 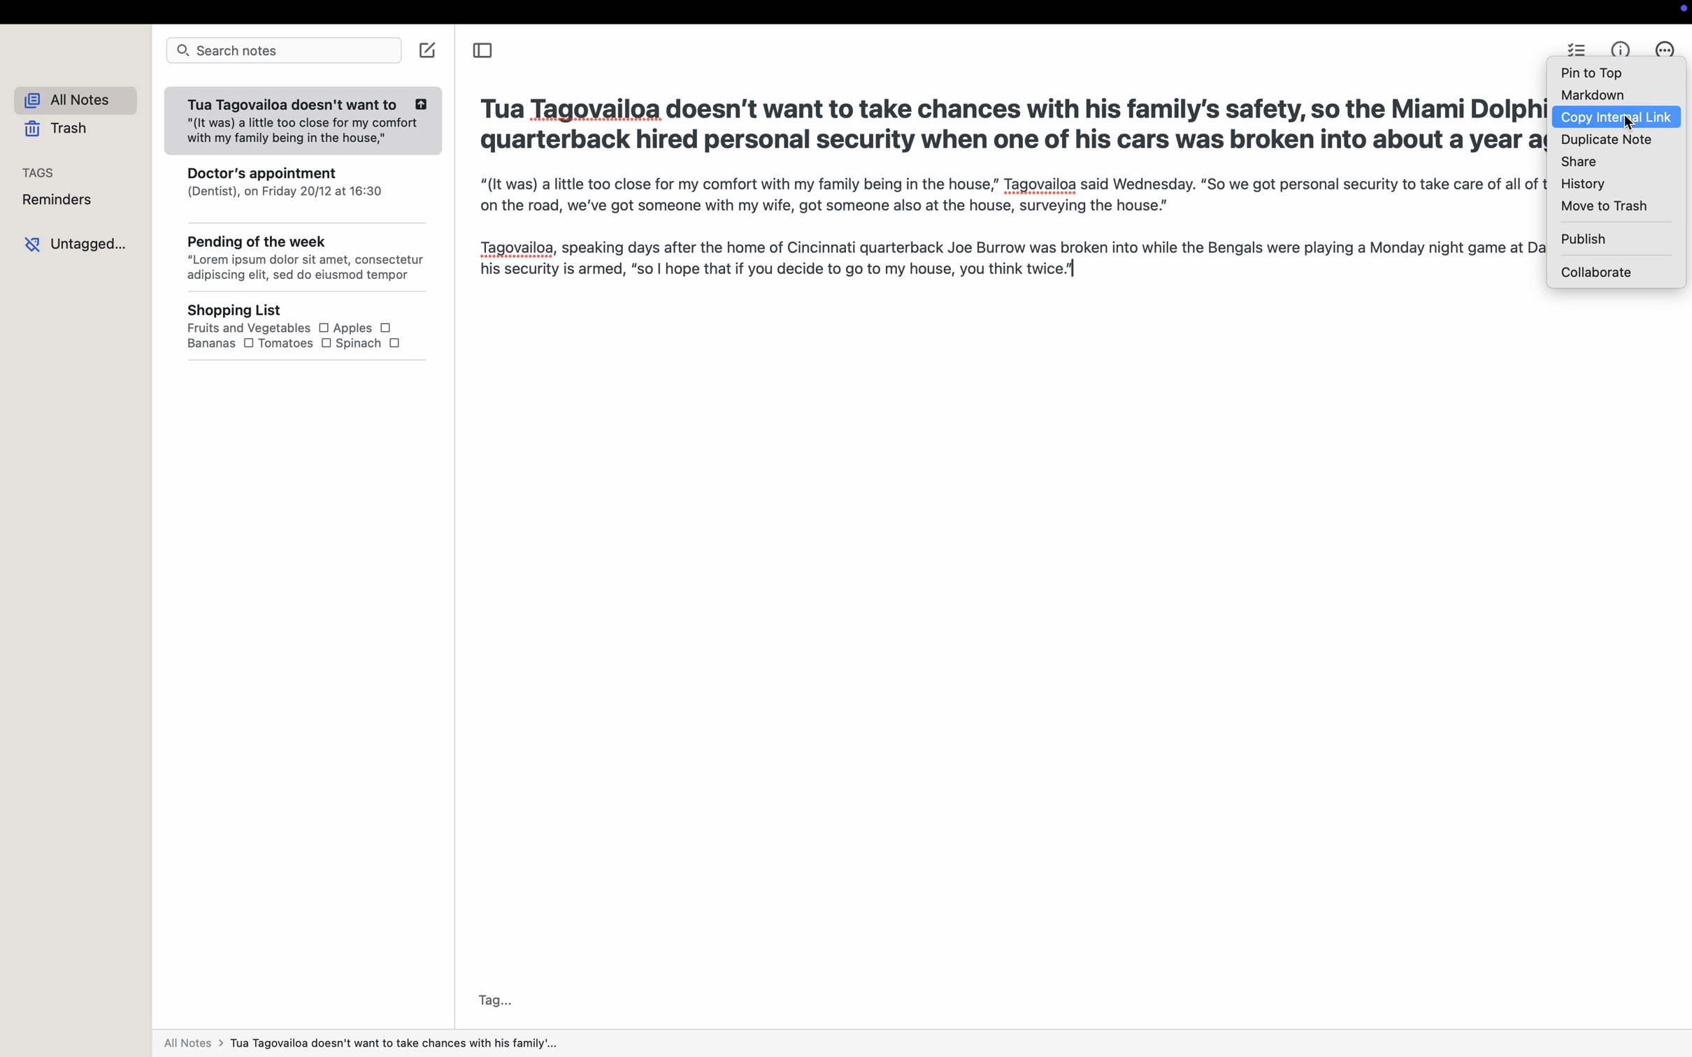 What do you see at coordinates (70, 98) in the screenshot?
I see `all notes` at bounding box center [70, 98].